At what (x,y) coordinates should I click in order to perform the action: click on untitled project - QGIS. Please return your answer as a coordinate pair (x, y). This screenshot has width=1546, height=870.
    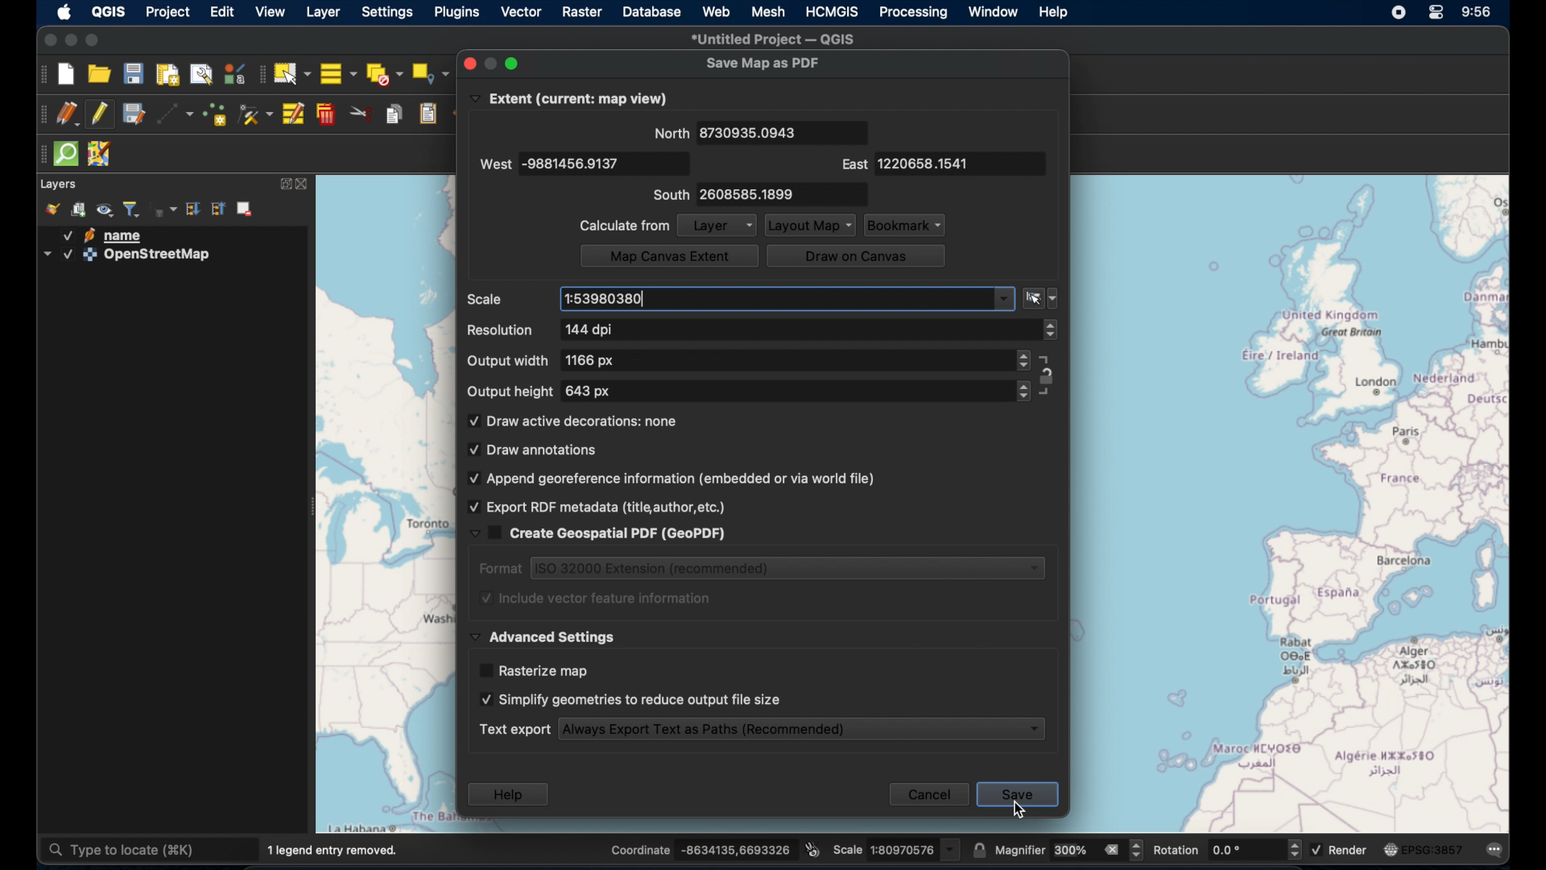
    Looking at the image, I should click on (775, 39).